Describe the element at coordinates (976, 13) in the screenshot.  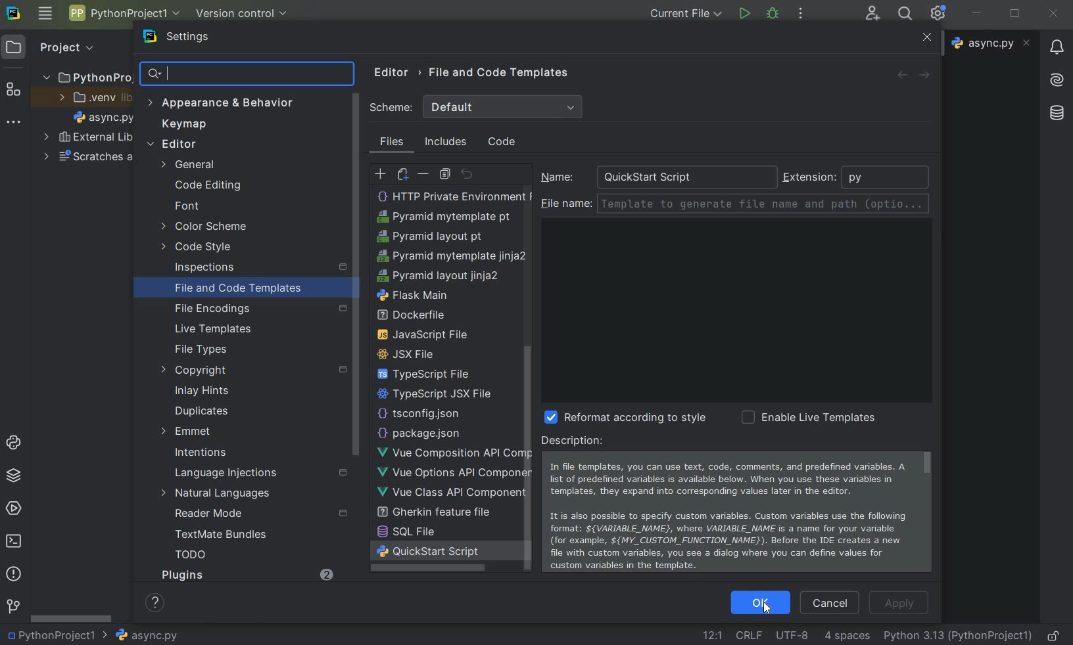
I see `minimize` at that location.